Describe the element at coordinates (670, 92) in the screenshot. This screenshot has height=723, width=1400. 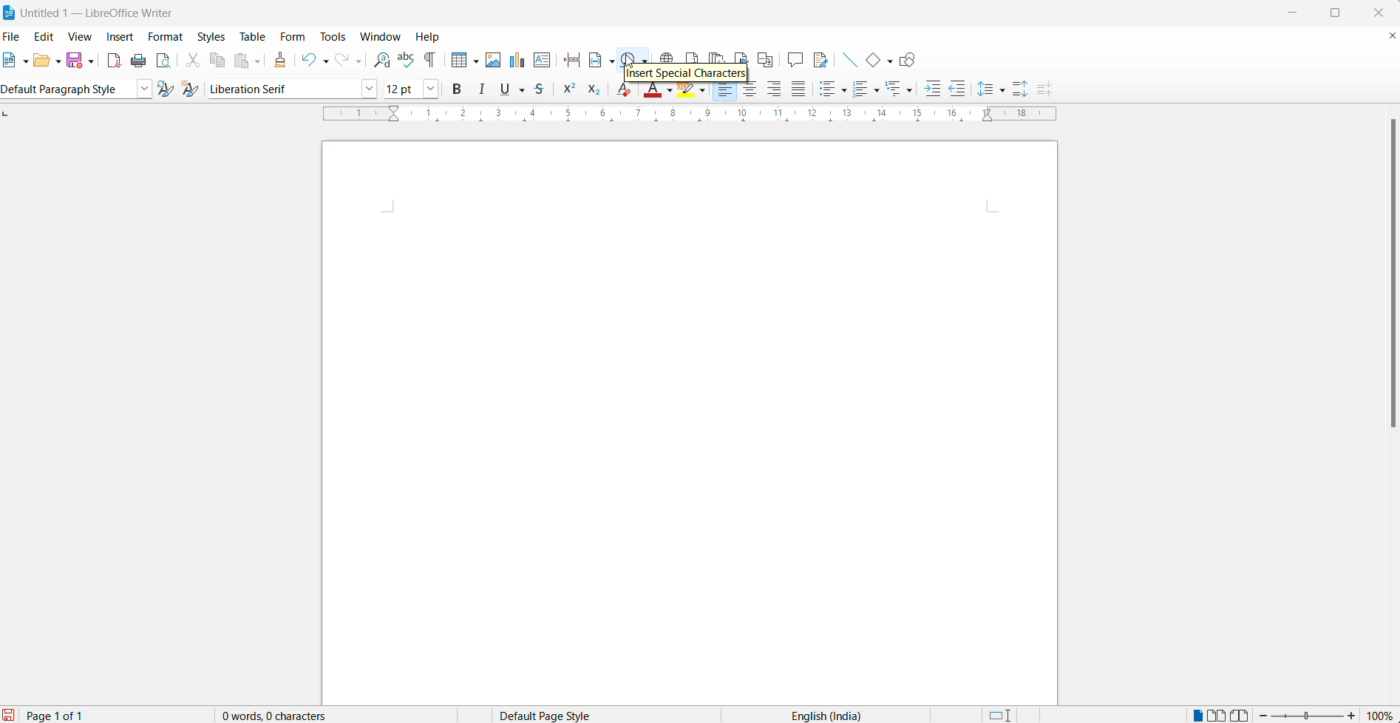
I see `font color options` at that location.